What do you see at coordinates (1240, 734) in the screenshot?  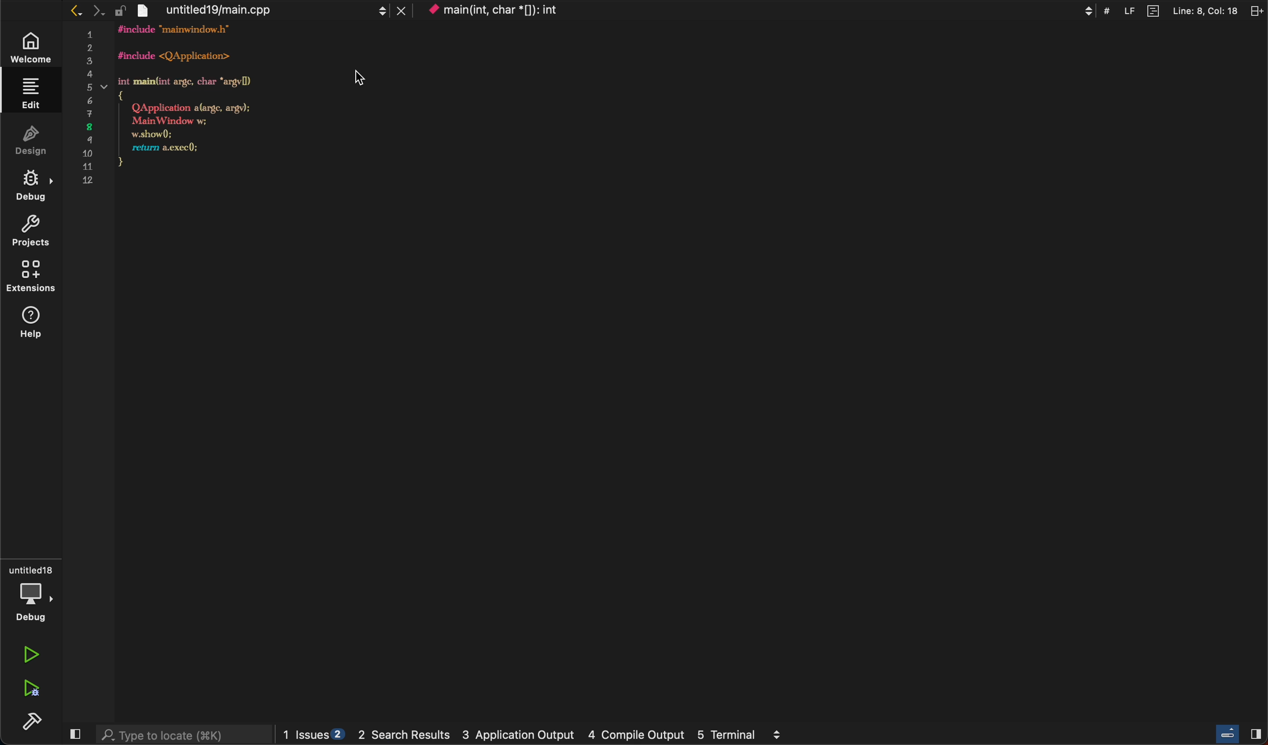 I see `close sidebar` at bounding box center [1240, 734].